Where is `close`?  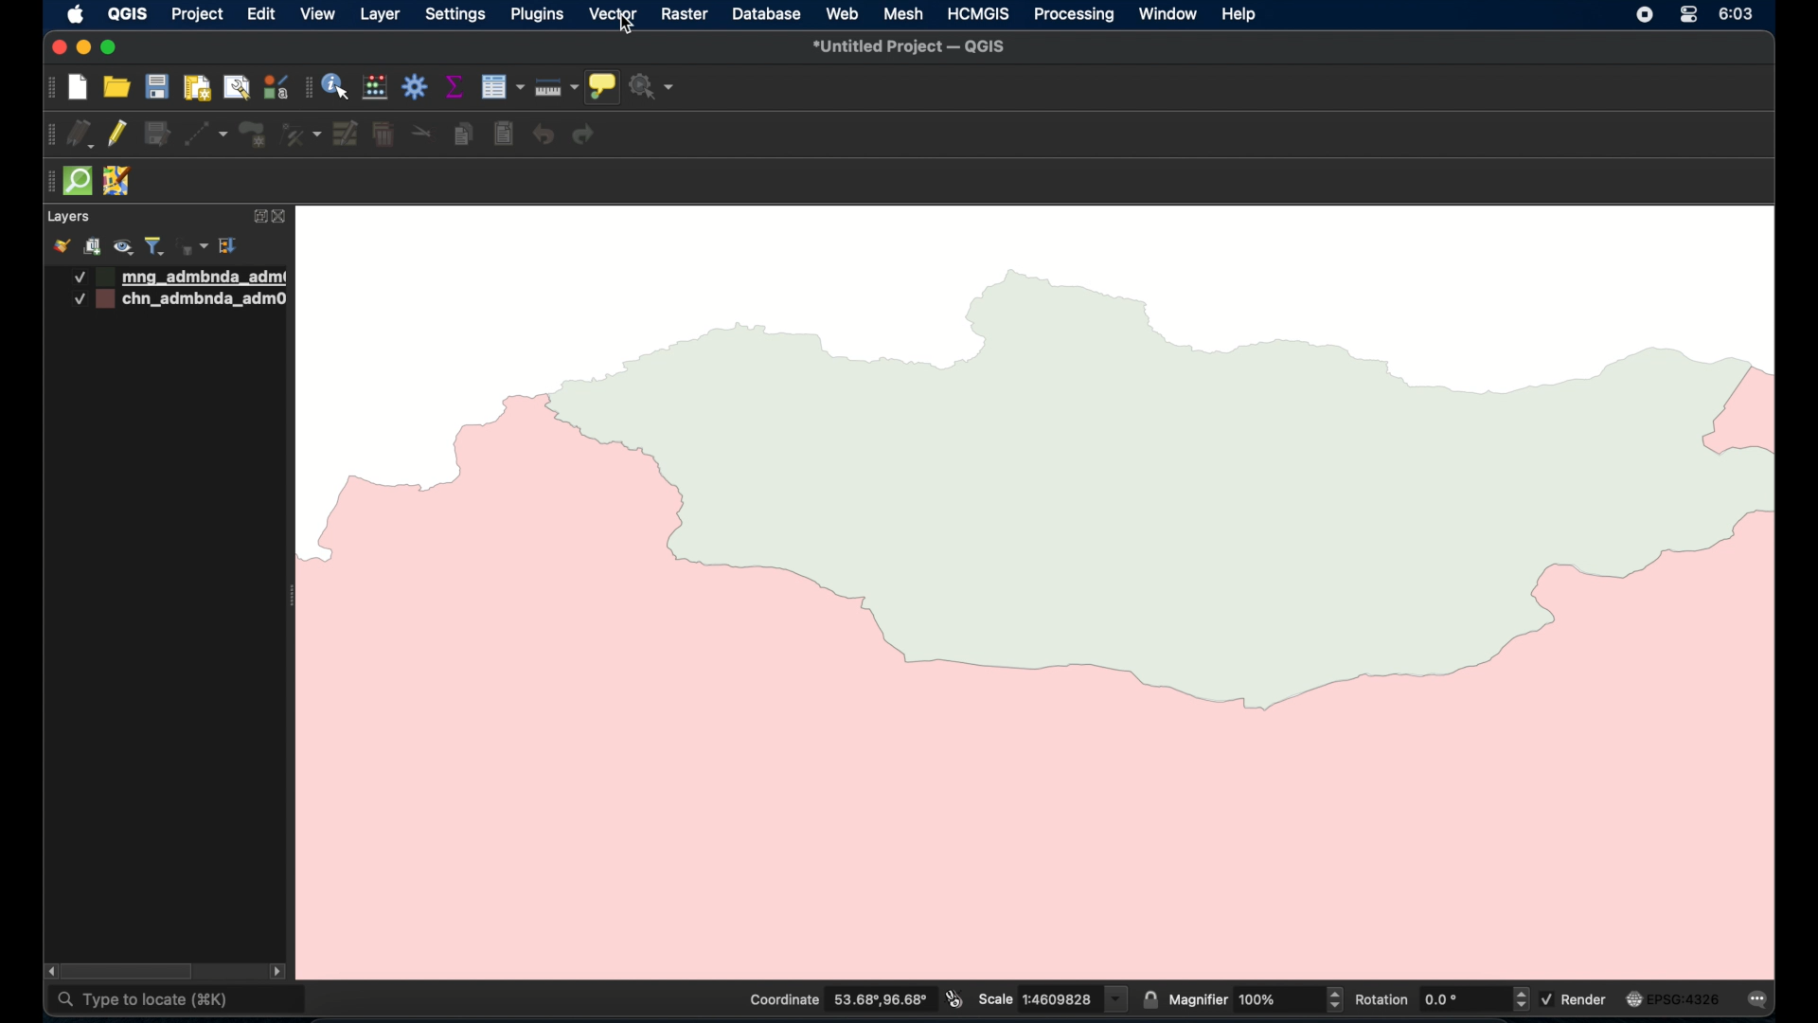
close is located at coordinates (57, 47).